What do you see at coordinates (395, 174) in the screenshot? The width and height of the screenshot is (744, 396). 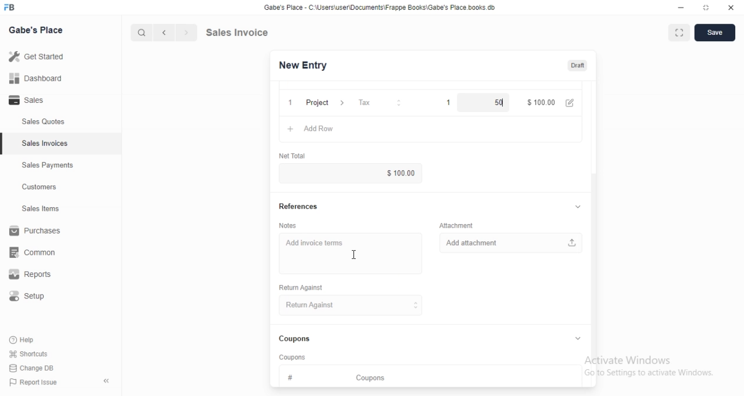 I see `$100.00` at bounding box center [395, 174].